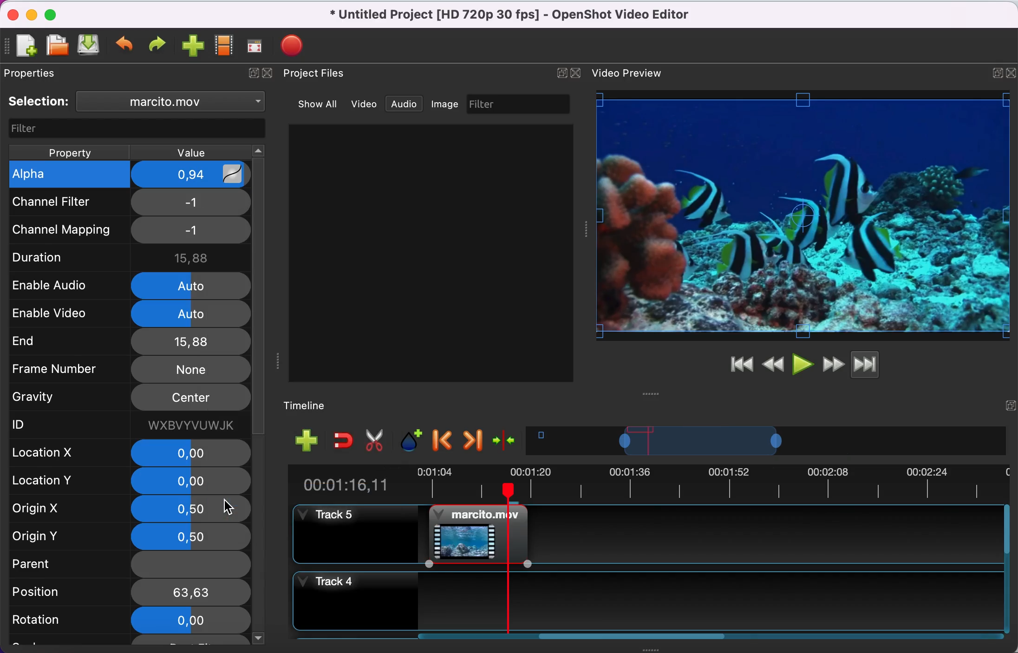 The height and width of the screenshot is (653, 1018). I want to click on video preview, so click(803, 216).